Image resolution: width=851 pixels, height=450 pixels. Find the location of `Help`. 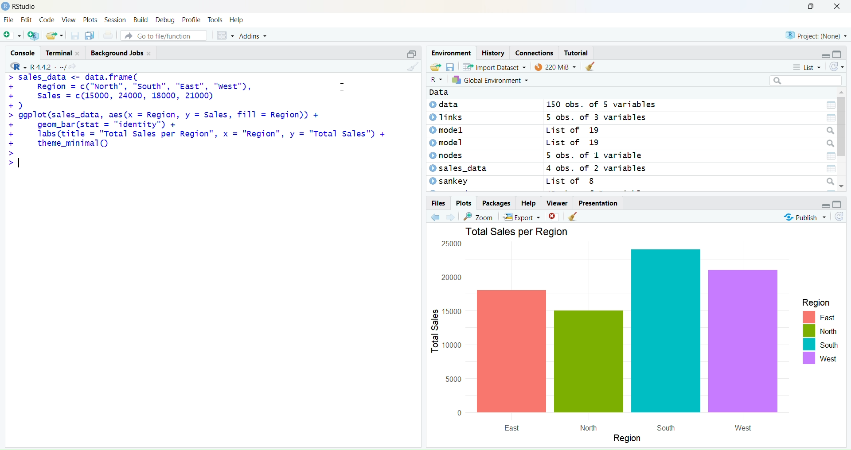

Help is located at coordinates (528, 203).